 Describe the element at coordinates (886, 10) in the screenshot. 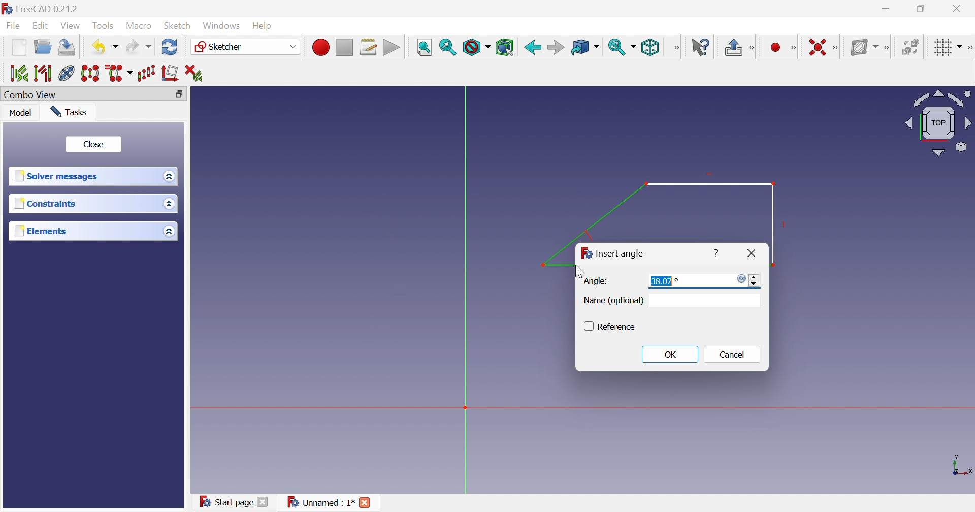

I see `Minimize` at that location.